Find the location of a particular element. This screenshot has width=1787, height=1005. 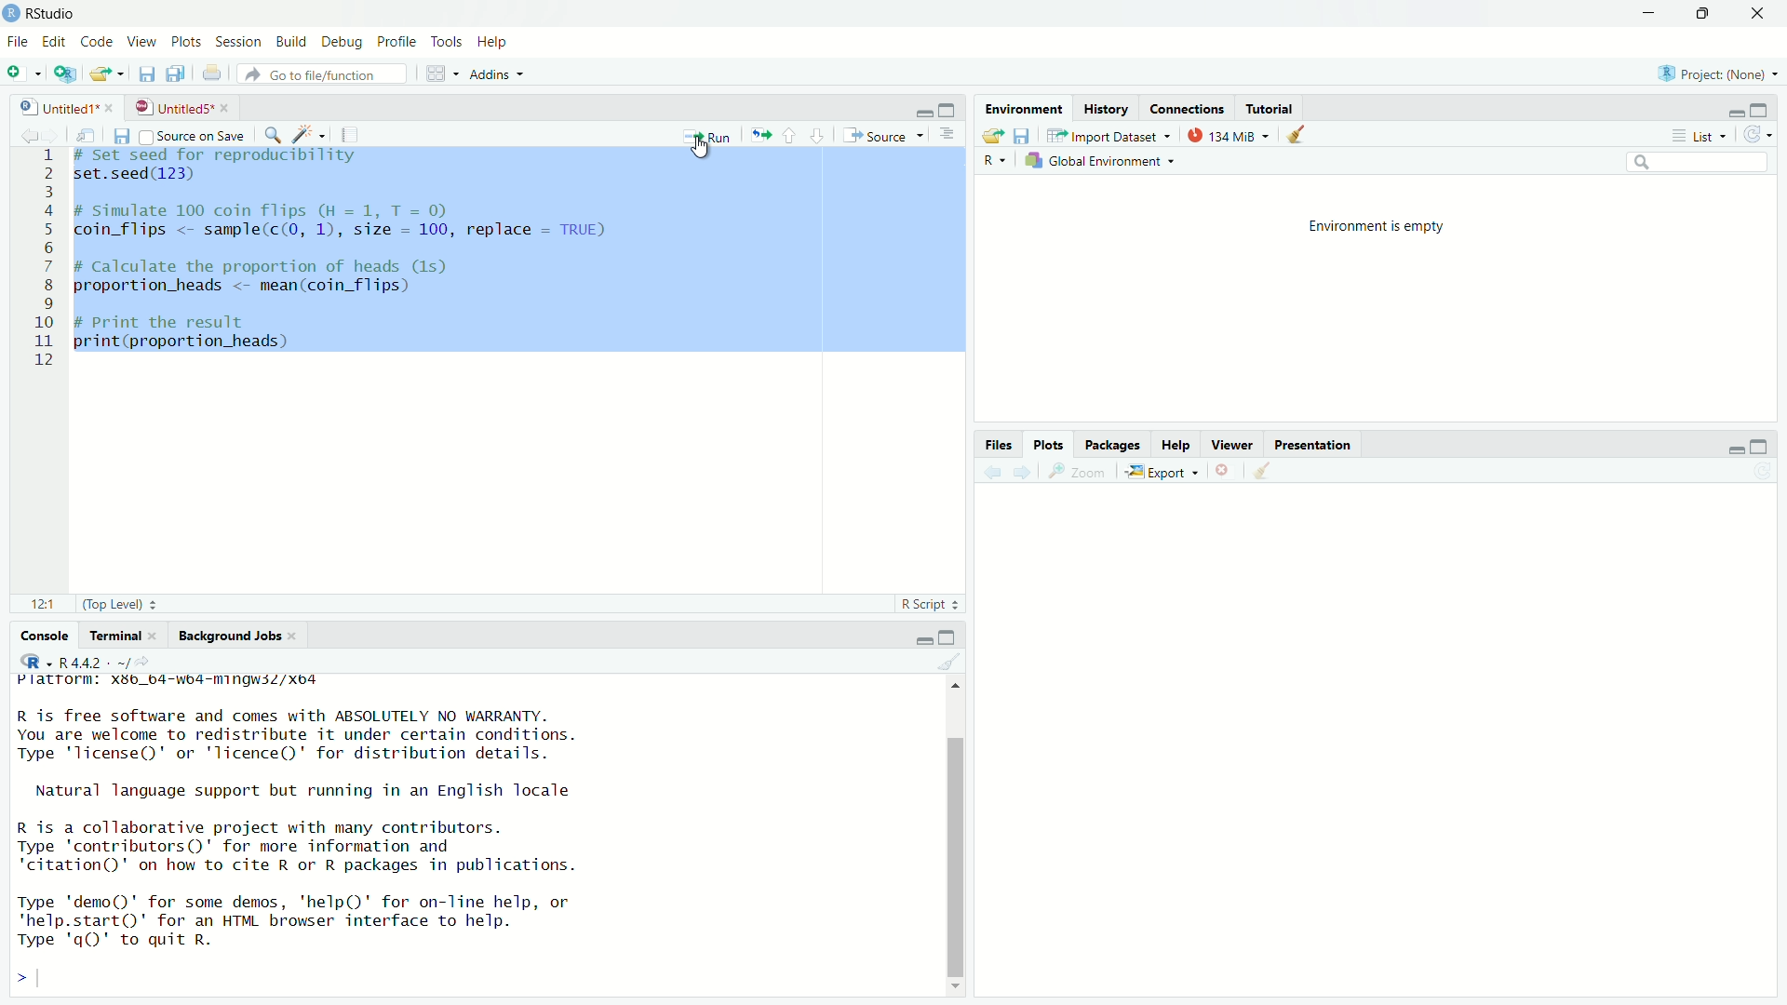

12:1 is located at coordinates (41, 605).